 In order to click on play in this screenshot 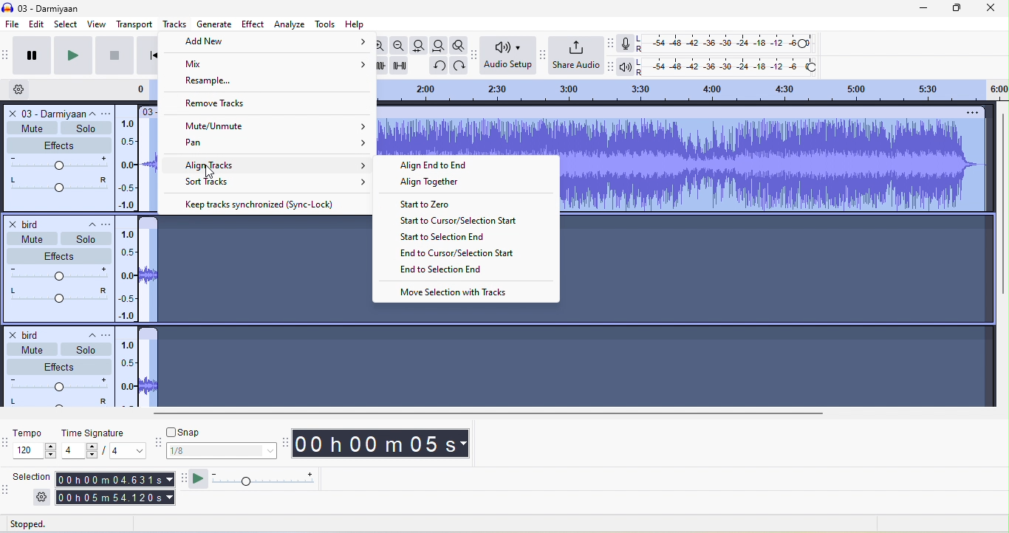, I will do `click(71, 56)`.